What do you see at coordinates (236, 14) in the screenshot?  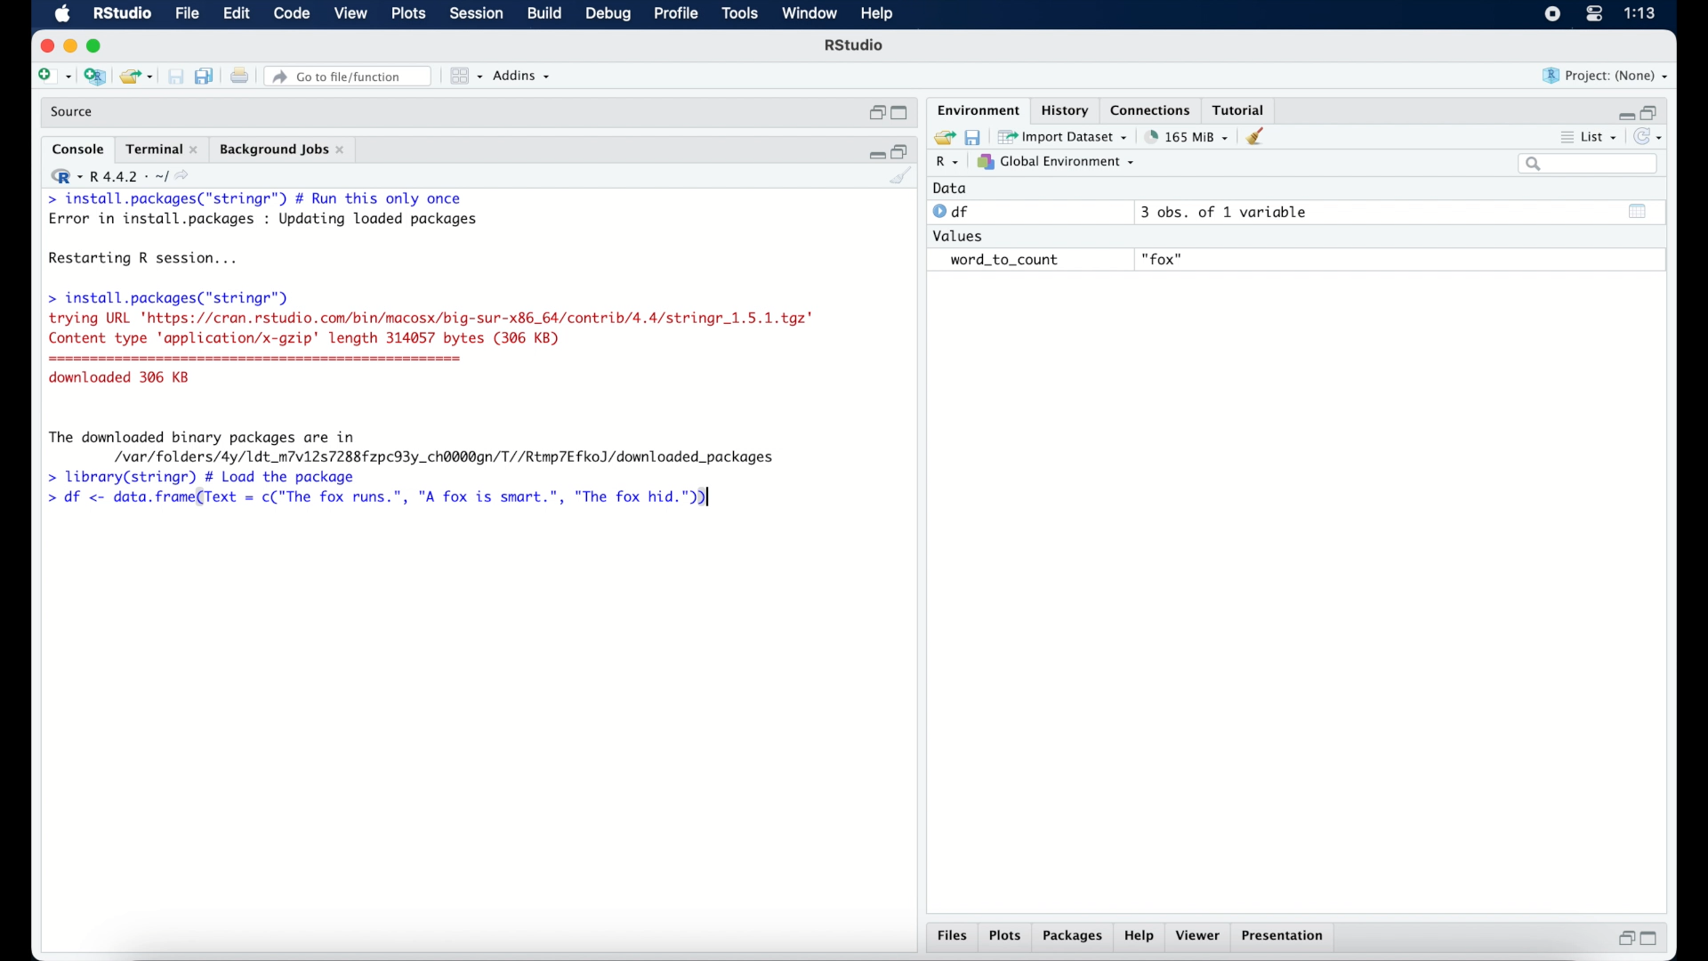 I see `edit` at bounding box center [236, 14].